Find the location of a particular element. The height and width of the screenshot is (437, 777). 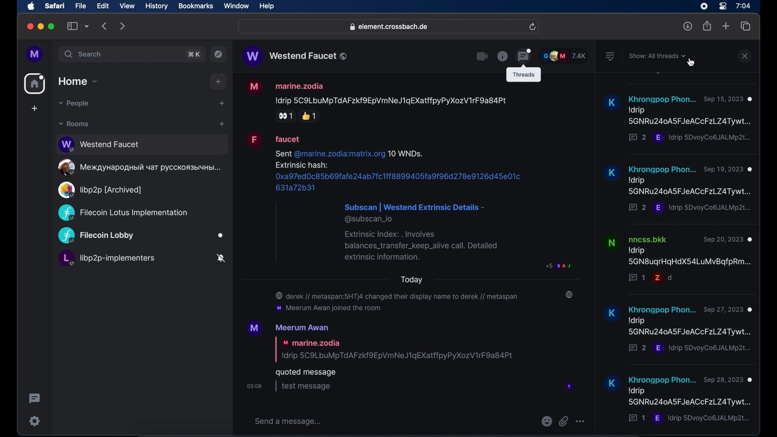

N is located at coordinates (608, 240).